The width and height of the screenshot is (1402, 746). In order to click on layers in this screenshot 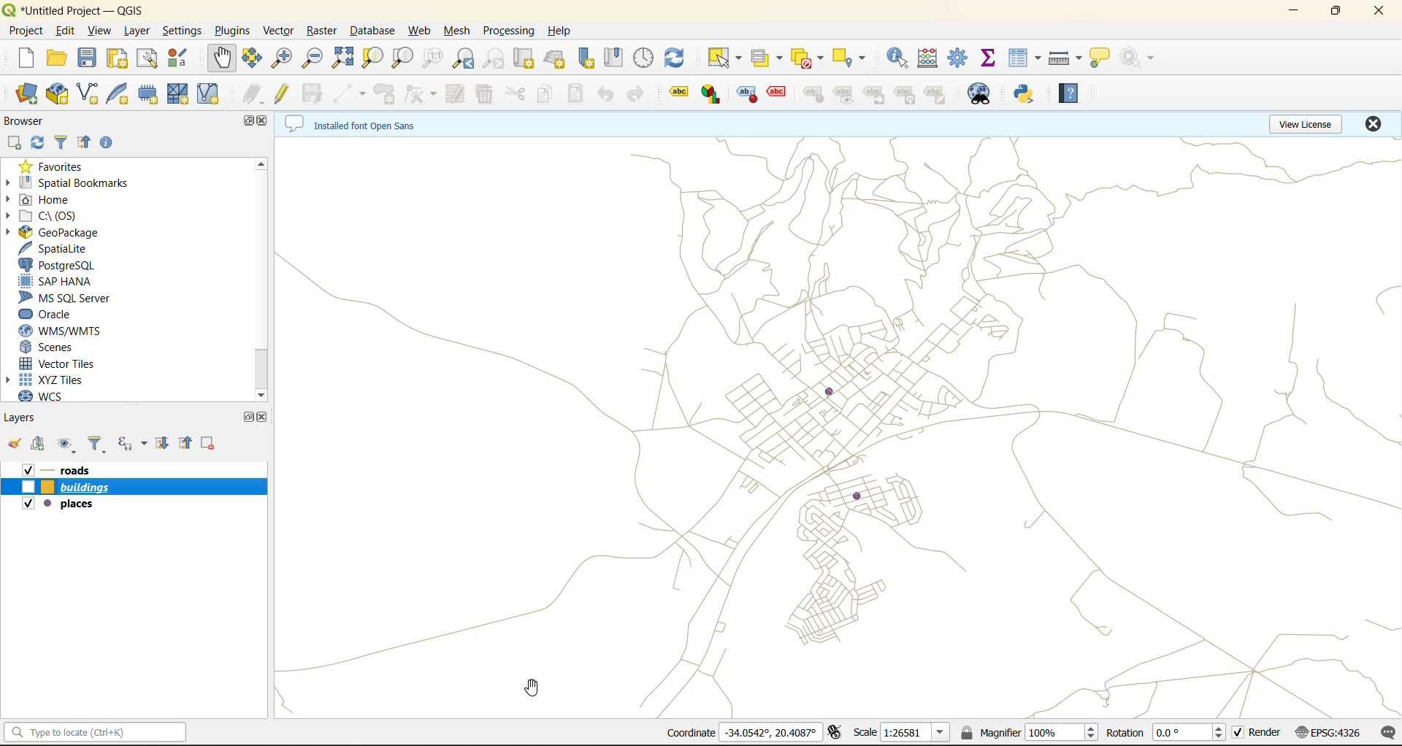, I will do `click(136, 485)`.